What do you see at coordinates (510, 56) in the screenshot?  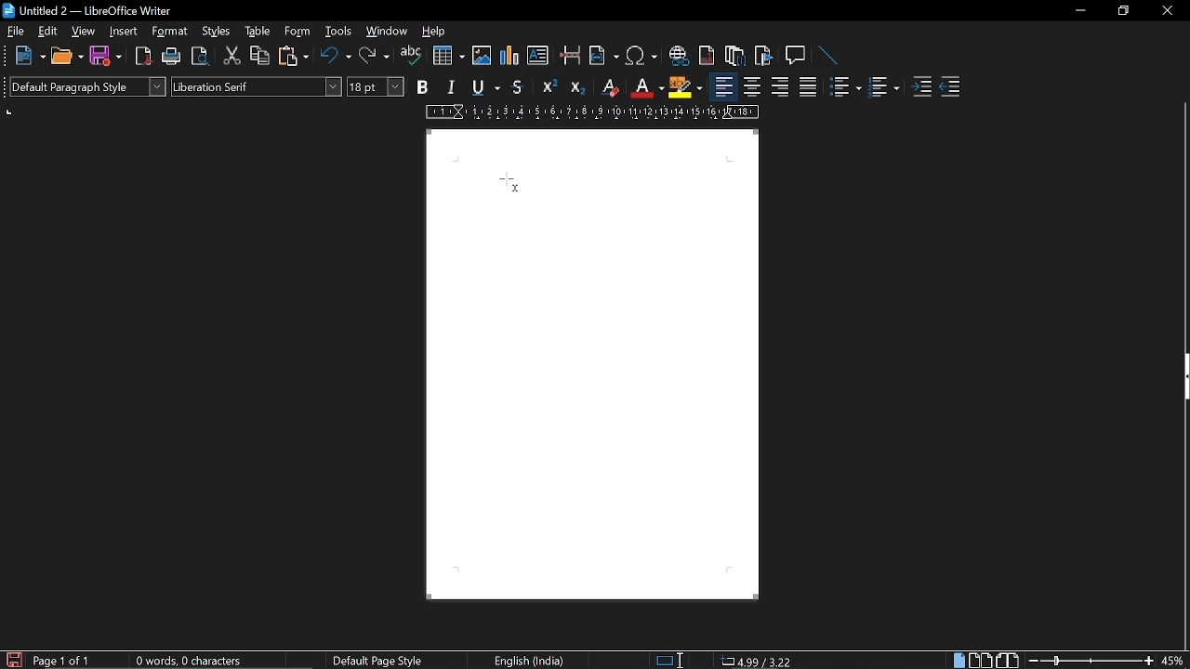 I see `insert chart` at bounding box center [510, 56].